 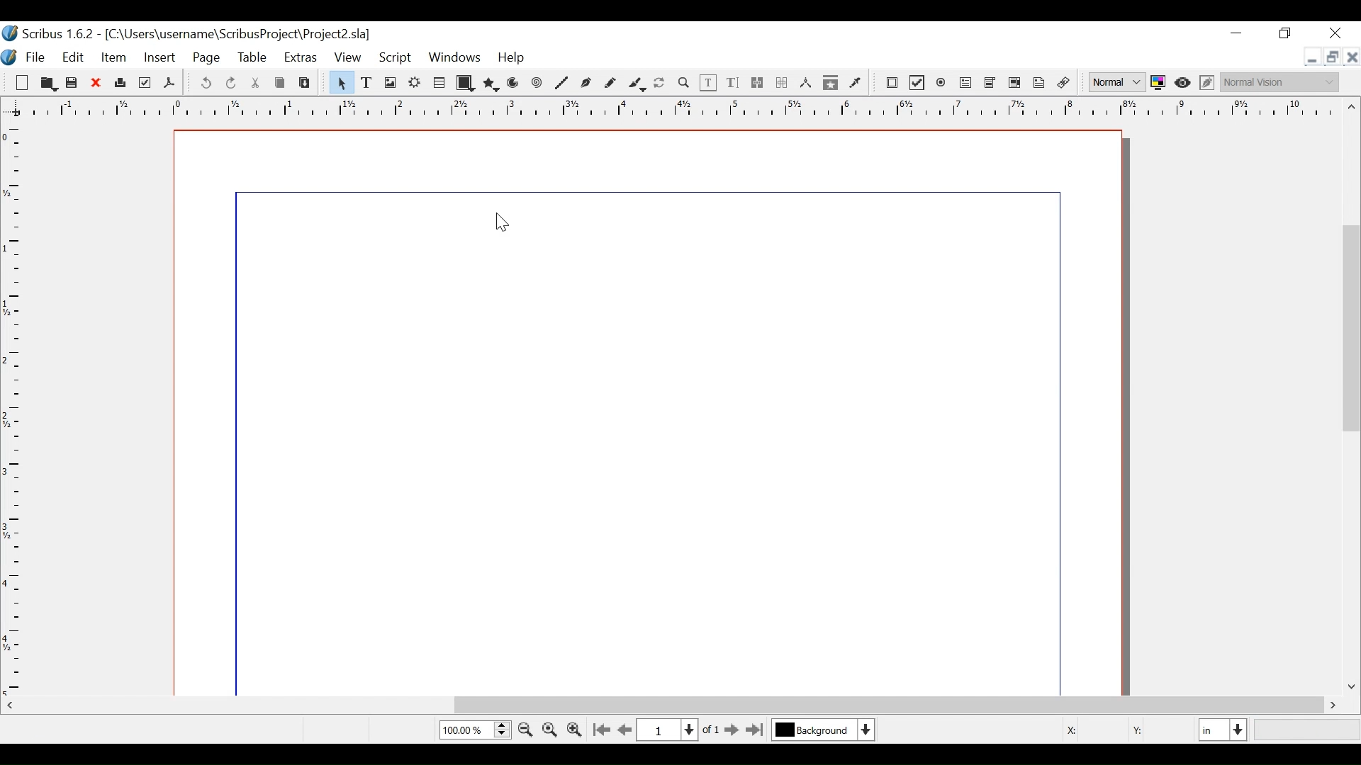 I want to click on Logo, so click(x=9, y=58).